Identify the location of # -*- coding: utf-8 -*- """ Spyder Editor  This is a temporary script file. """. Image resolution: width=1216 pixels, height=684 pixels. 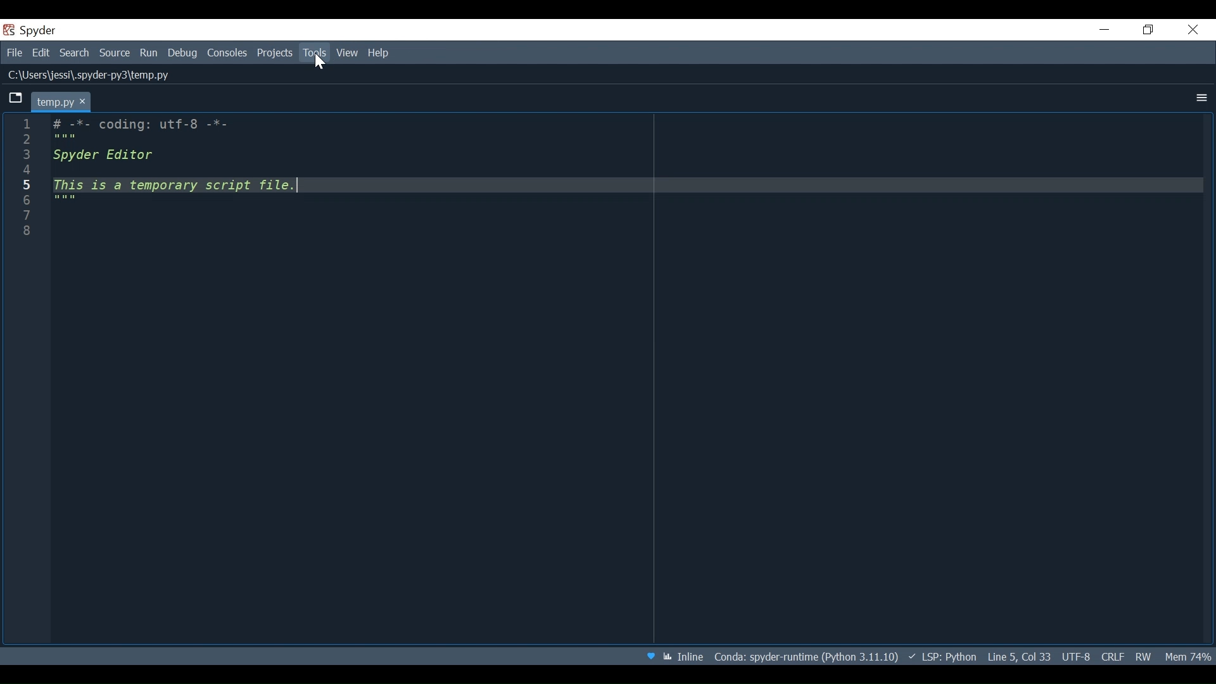
(628, 381).